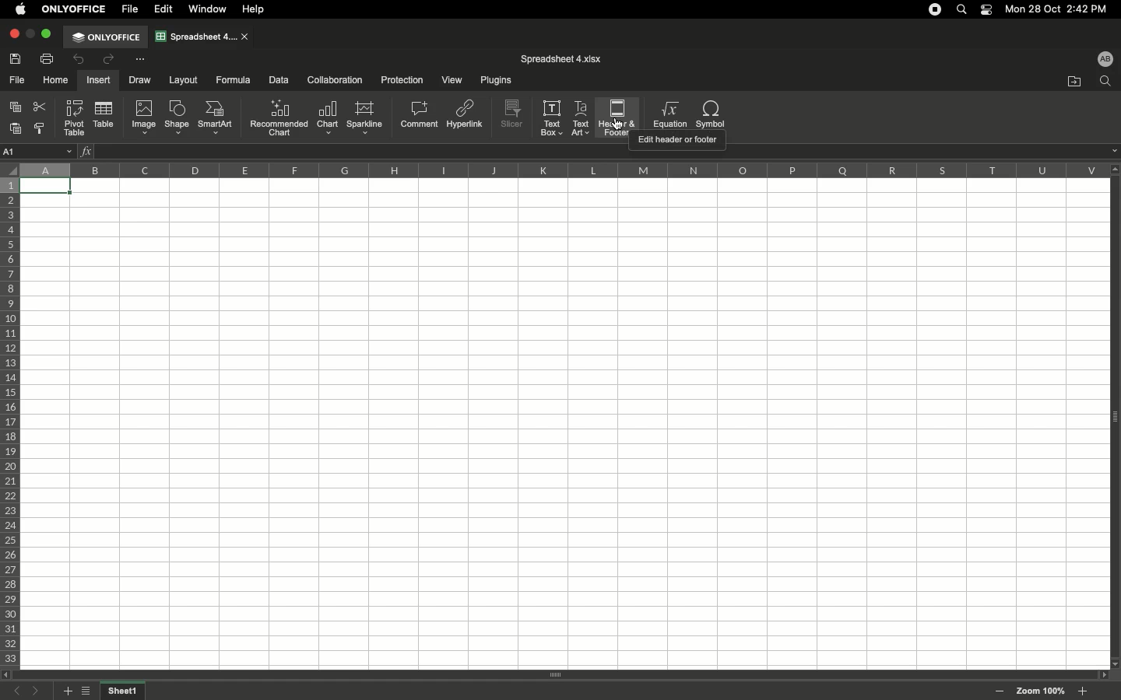 The height and width of the screenshot is (700, 1121). I want to click on Search, so click(964, 9).